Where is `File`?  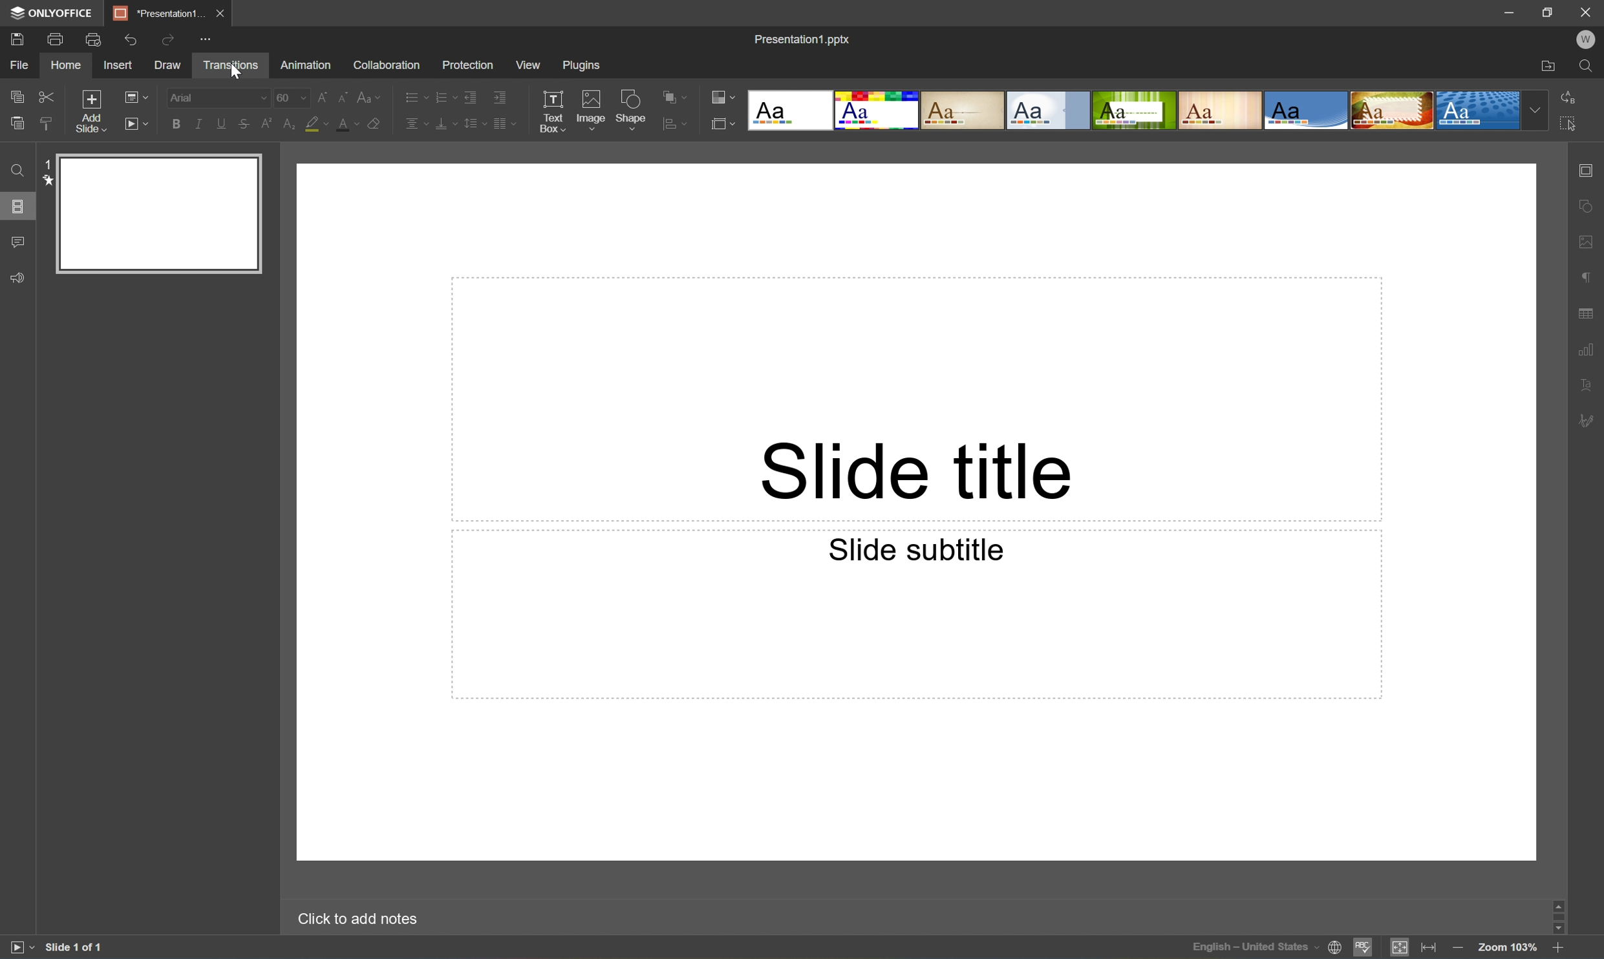
File is located at coordinates (17, 65).